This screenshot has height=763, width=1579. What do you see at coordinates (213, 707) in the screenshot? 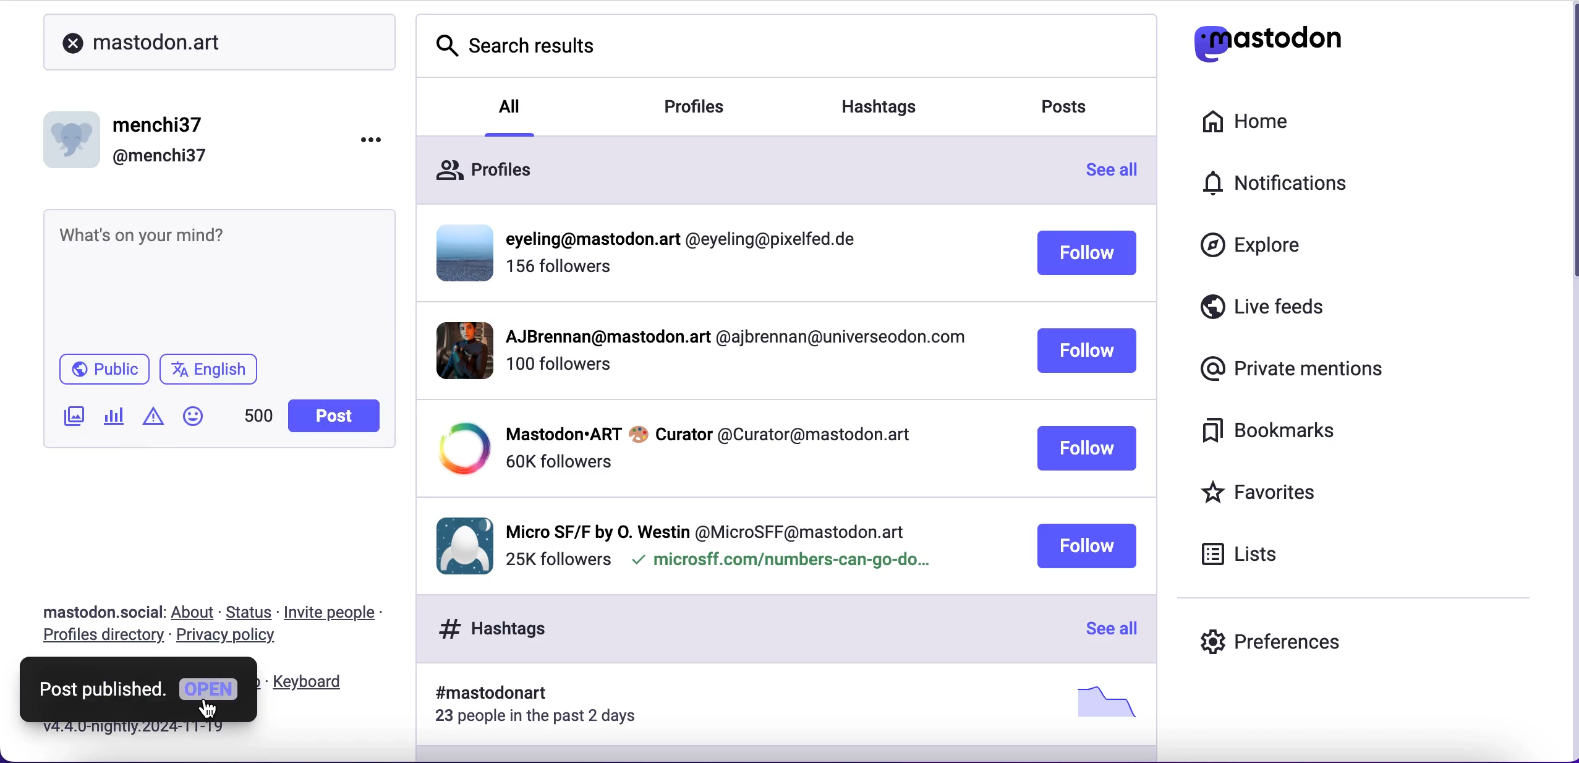
I see `cursor` at bounding box center [213, 707].